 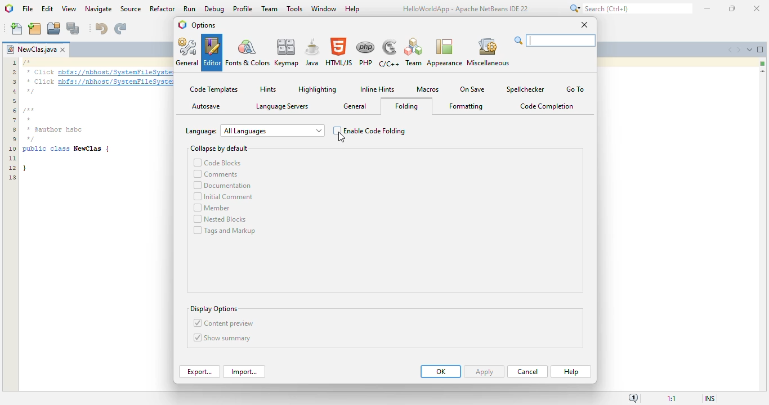 What do you see at coordinates (35, 28) in the screenshot?
I see `new project` at bounding box center [35, 28].